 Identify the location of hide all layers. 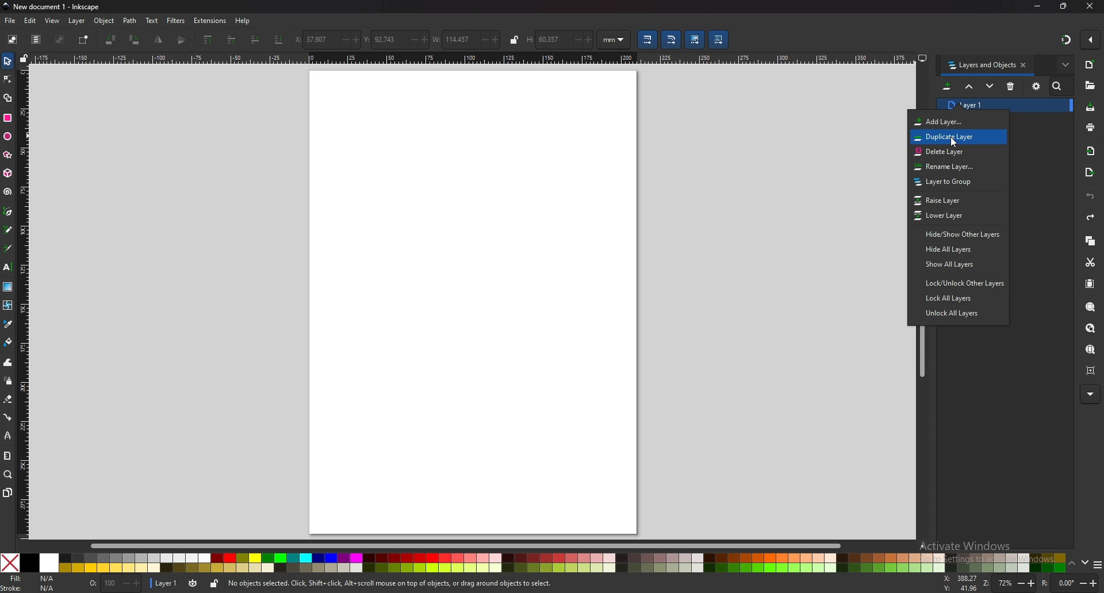
(953, 249).